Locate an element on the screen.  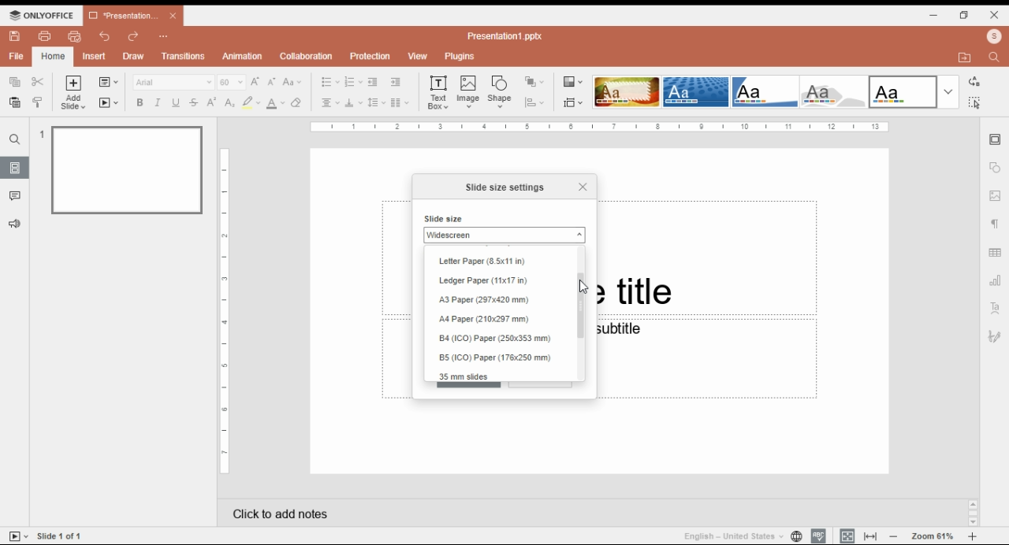
slide them option is located at coordinates (766, 91).